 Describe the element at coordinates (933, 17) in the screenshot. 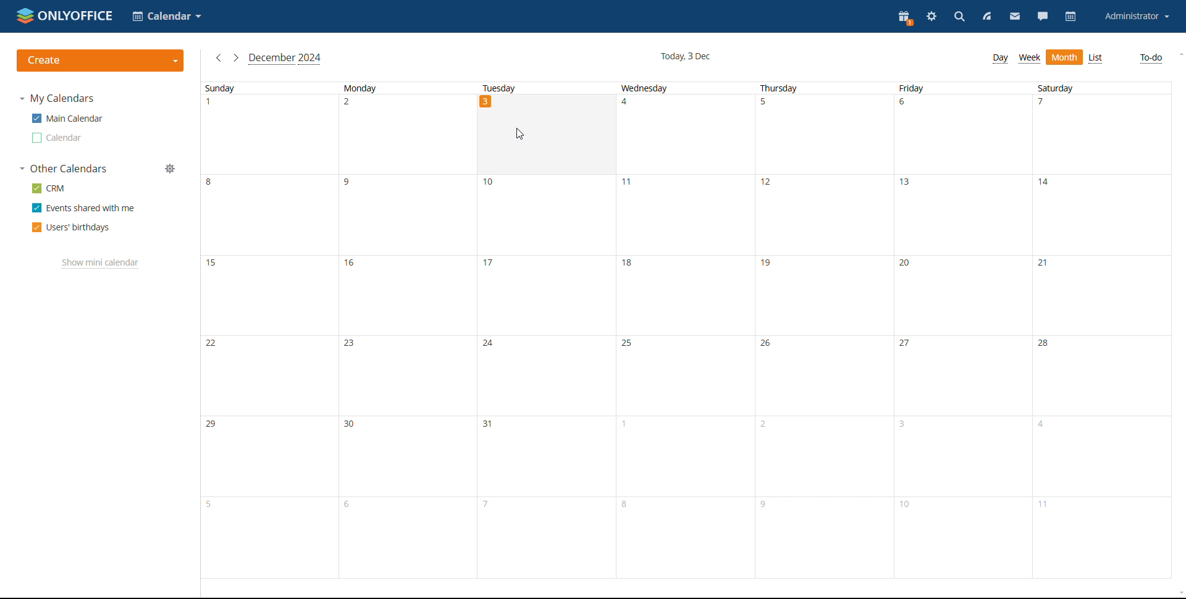

I see `settings` at that location.